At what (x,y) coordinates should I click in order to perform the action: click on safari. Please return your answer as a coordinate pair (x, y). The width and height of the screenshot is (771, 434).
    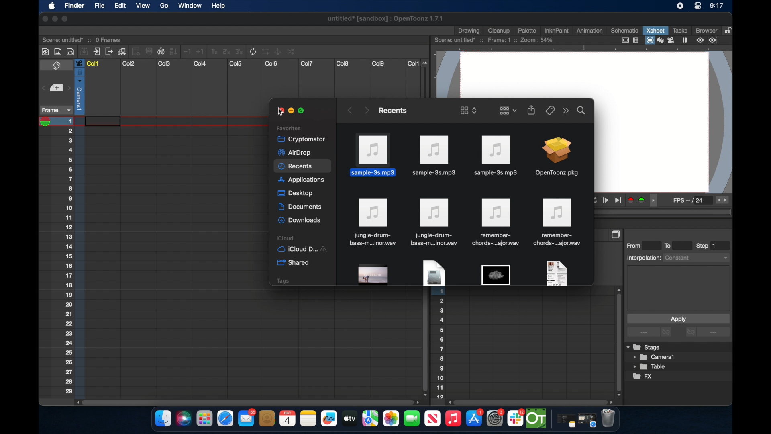
    Looking at the image, I should click on (587, 420).